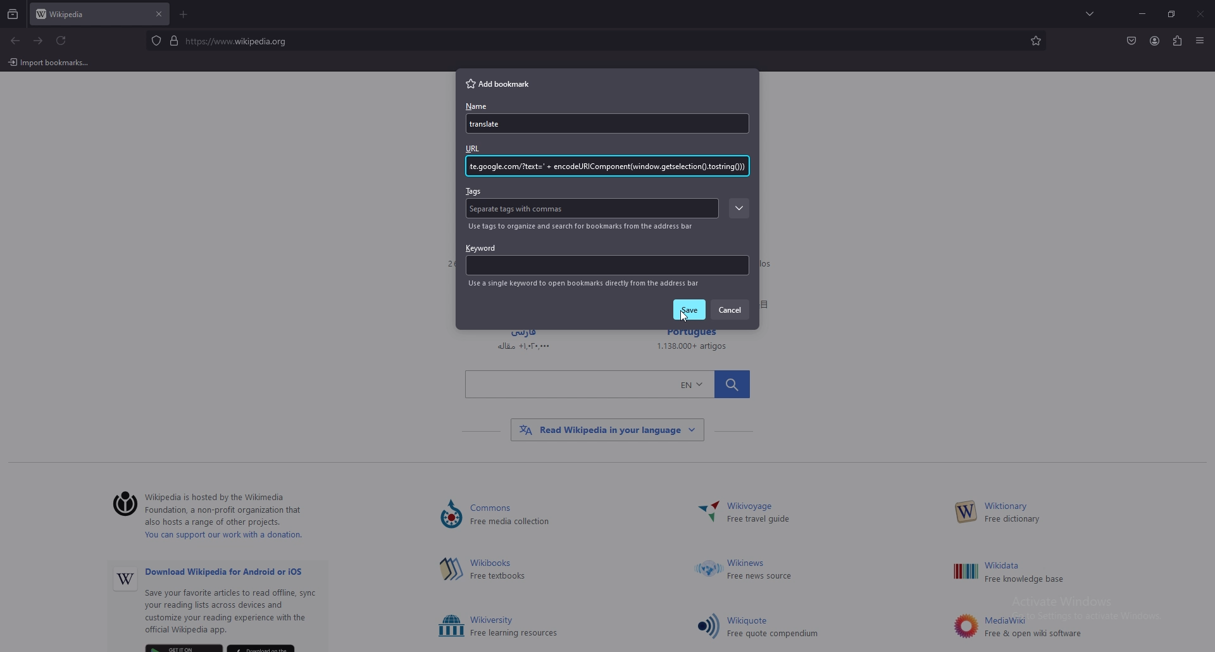 The height and width of the screenshot is (652, 1215). What do you see at coordinates (49, 65) in the screenshot?
I see `` at bounding box center [49, 65].